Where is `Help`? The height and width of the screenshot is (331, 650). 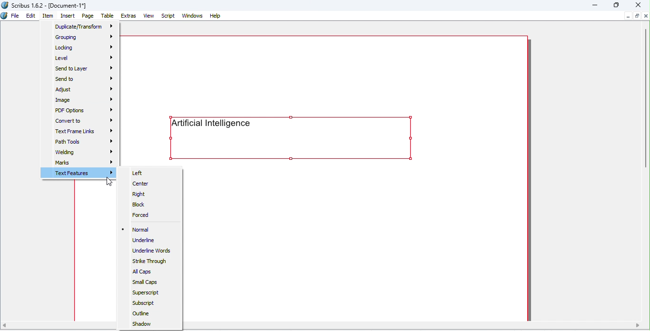 Help is located at coordinates (215, 15).